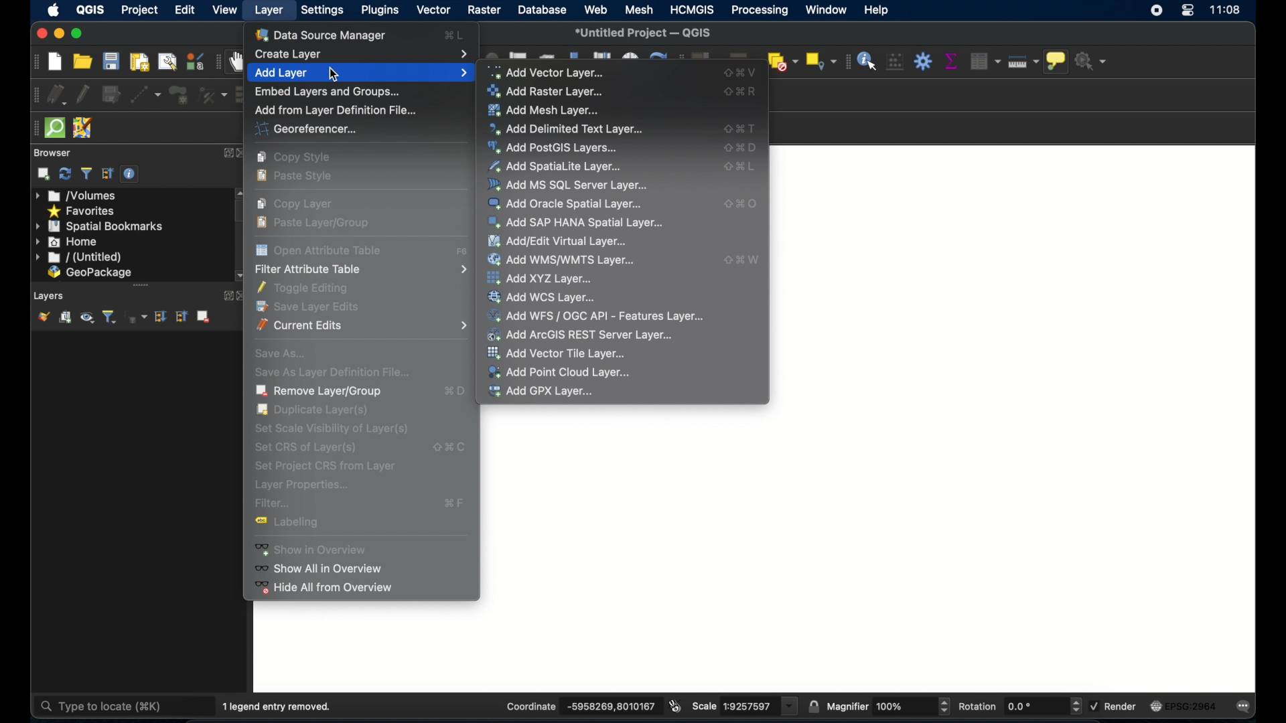  I want to click on open project, so click(84, 61).